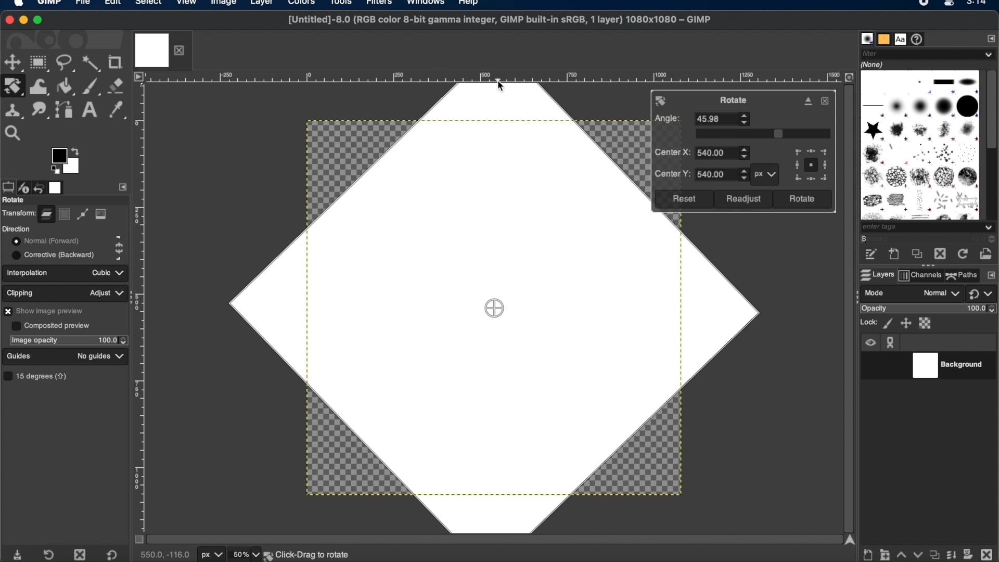 This screenshot has height=562, width=999. What do you see at coordinates (491, 538) in the screenshot?
I see `scroll bar` at bounding box center [491, 538].